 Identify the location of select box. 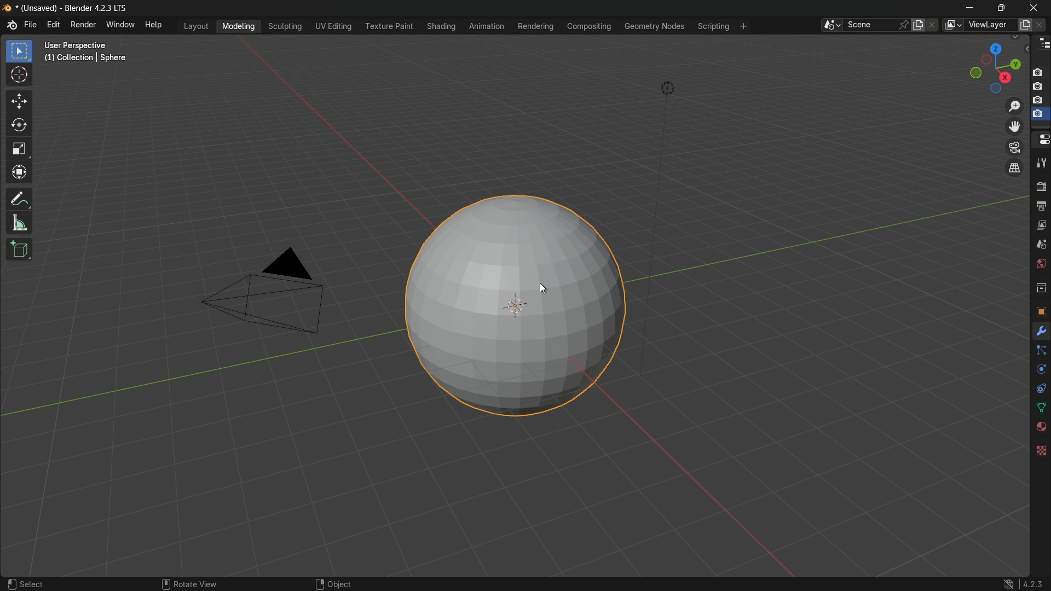
(18, 51).